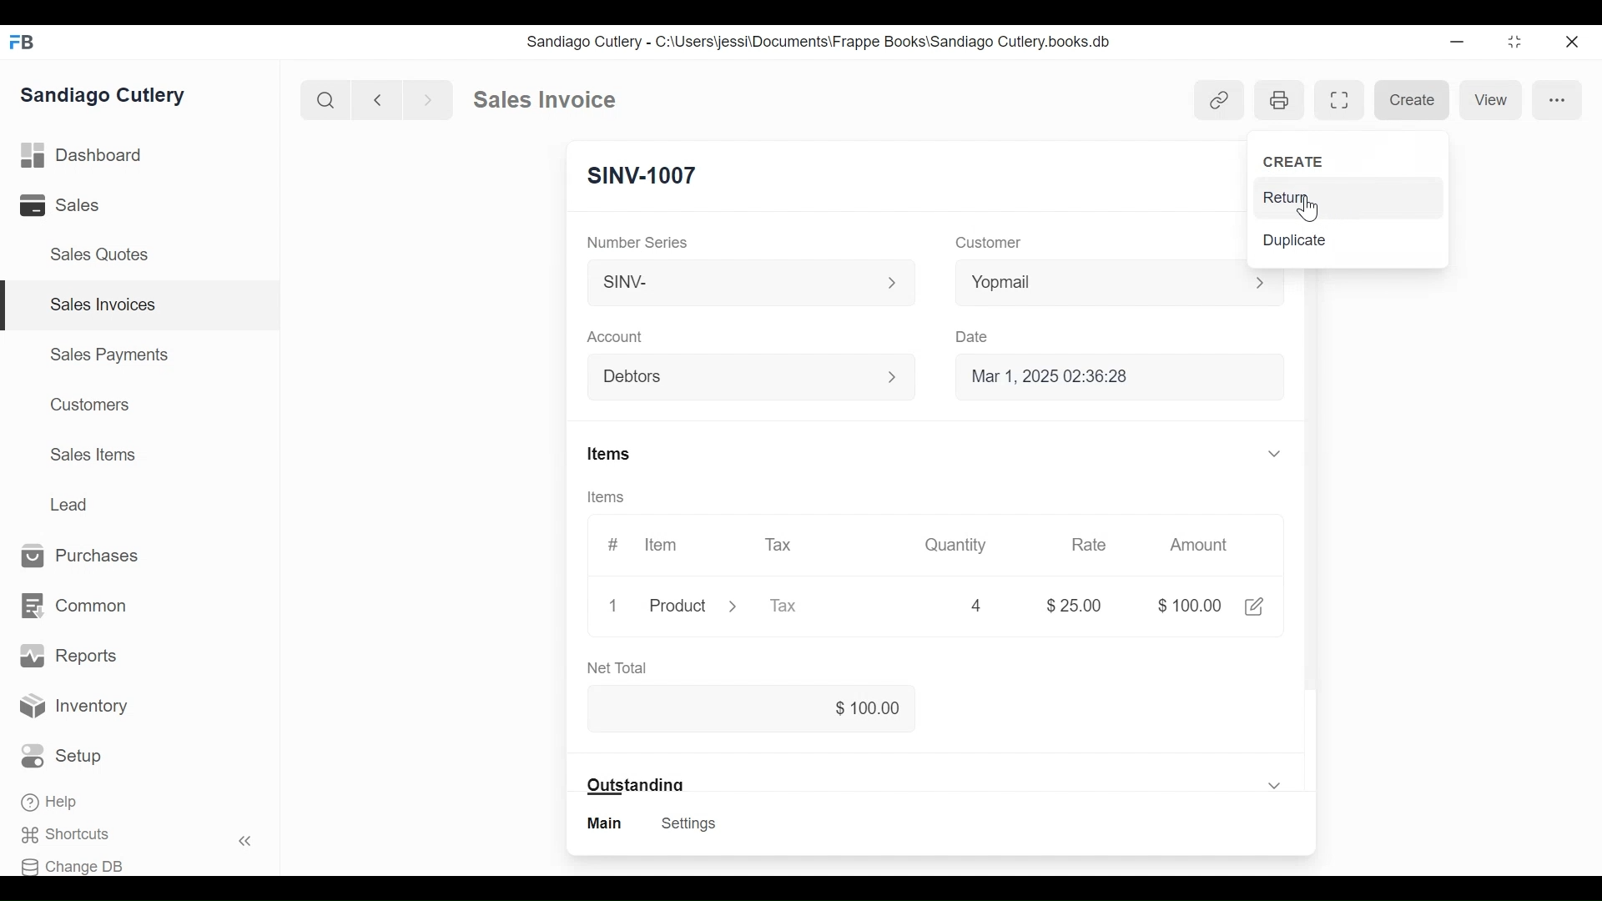  What do you see at coordinates (1575, 43) in the screenshot?
I see `Close` at bounding box center [1575, 43].